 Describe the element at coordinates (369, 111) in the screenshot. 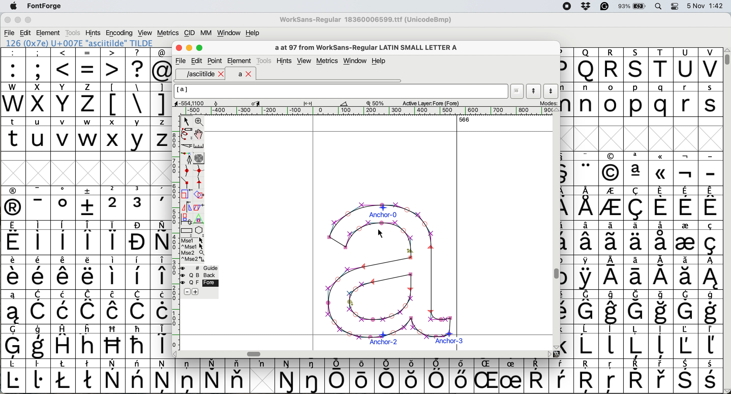

I see `horizontal scale` at that location.